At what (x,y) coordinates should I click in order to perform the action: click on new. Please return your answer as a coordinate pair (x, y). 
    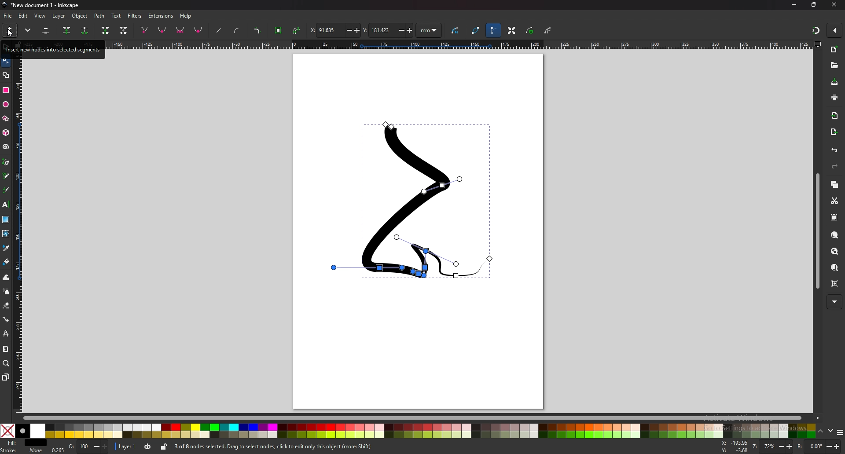
    Looking at the image, I should click on (834, 50).